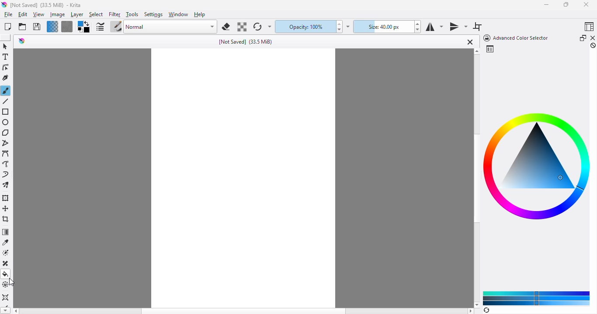 The height and width of the screenshot is (314, 597). I want to click on cursor, so click(12, 281).